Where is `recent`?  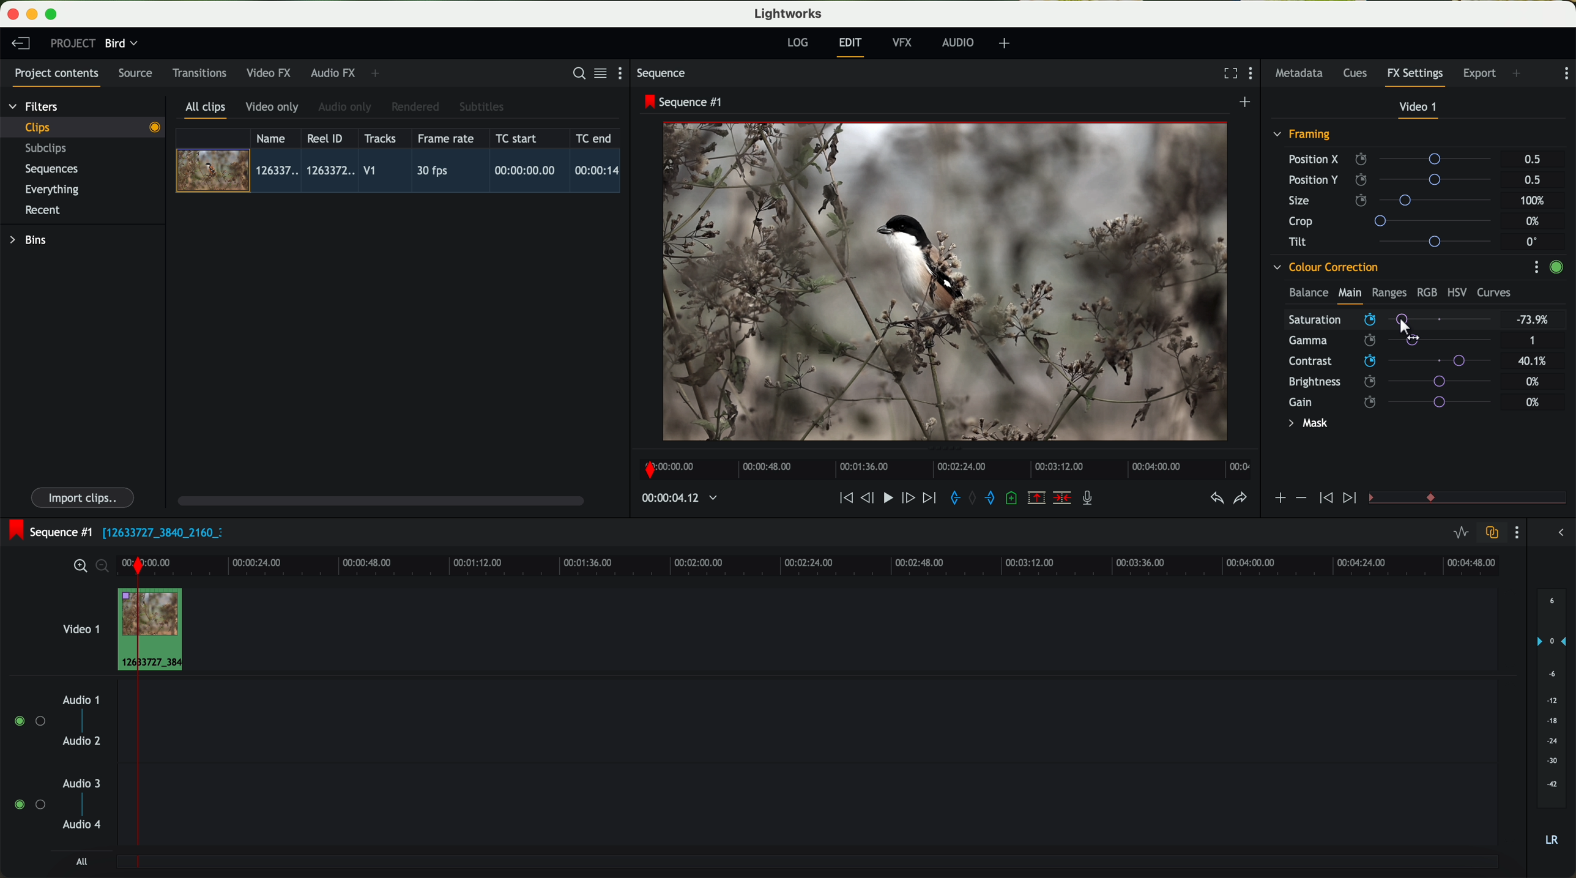
recent is located at coordinates (43, 212).